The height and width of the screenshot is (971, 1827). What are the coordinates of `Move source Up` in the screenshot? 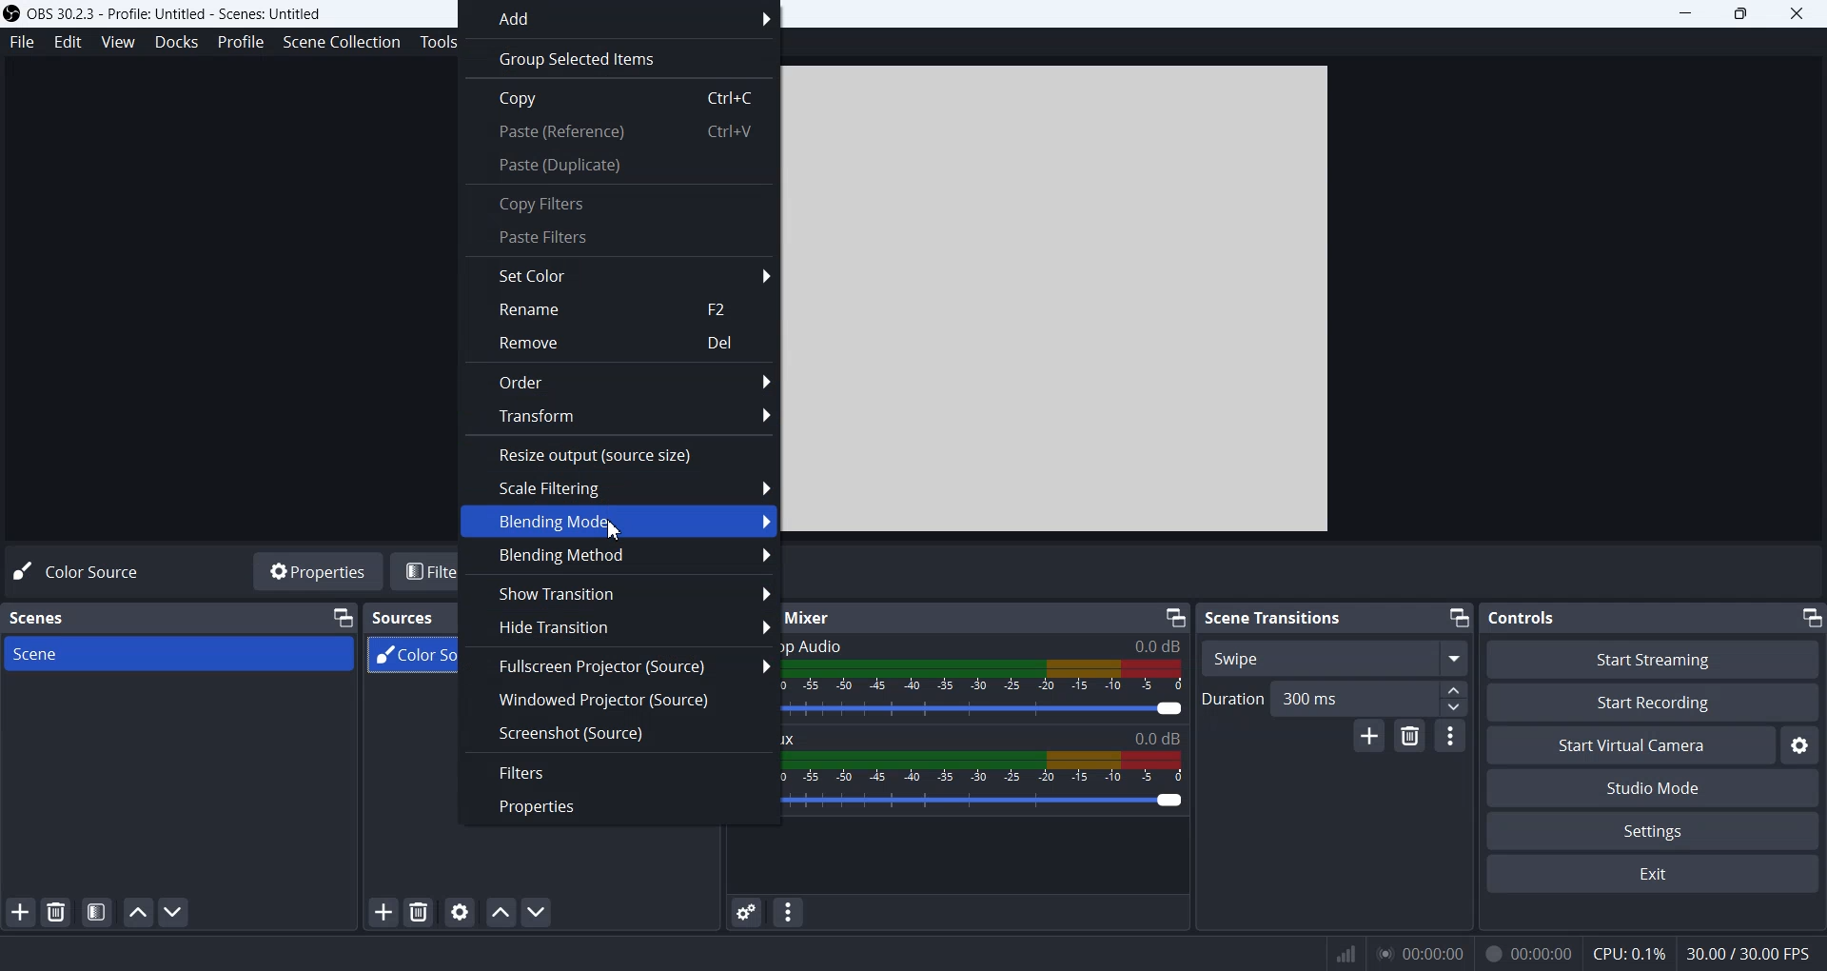 It's located at (500, 912).